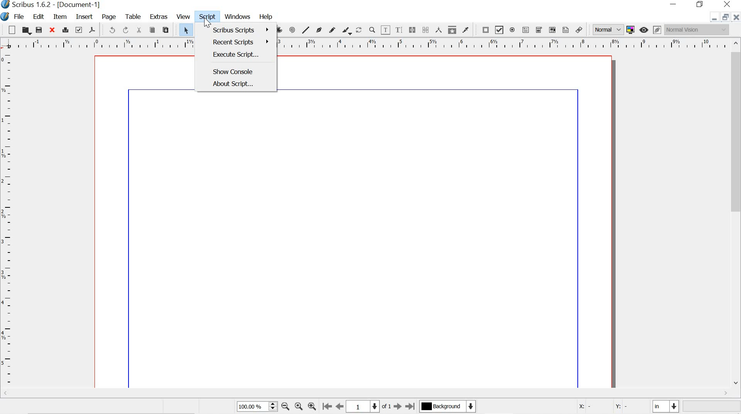 The image size is (741, 414). What do you see at coordinates (631, 29) in the screenshot?
I see `toggle color management system` at bounding box center [631, 29].